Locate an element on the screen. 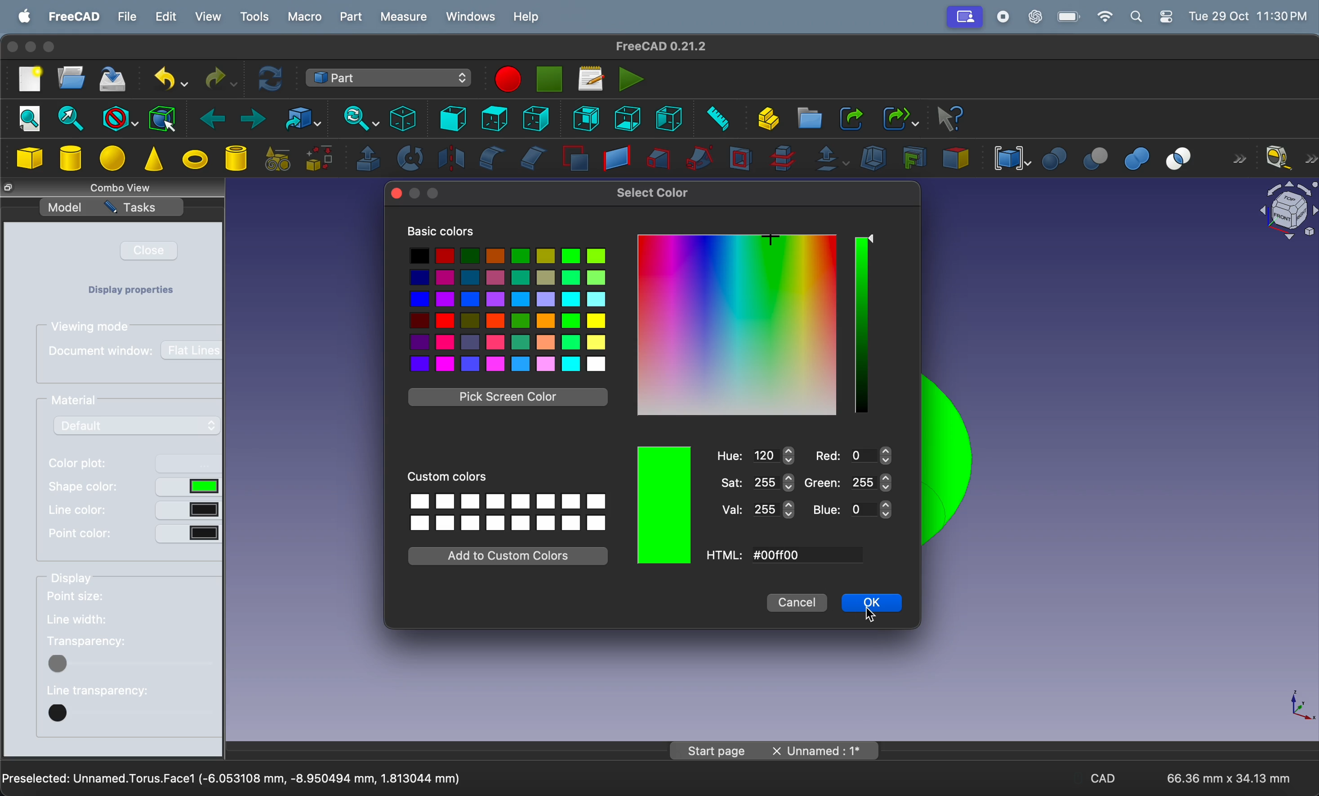 The width and height of the screenshot is (1319, 796). button is located at coordinates (189, 534).